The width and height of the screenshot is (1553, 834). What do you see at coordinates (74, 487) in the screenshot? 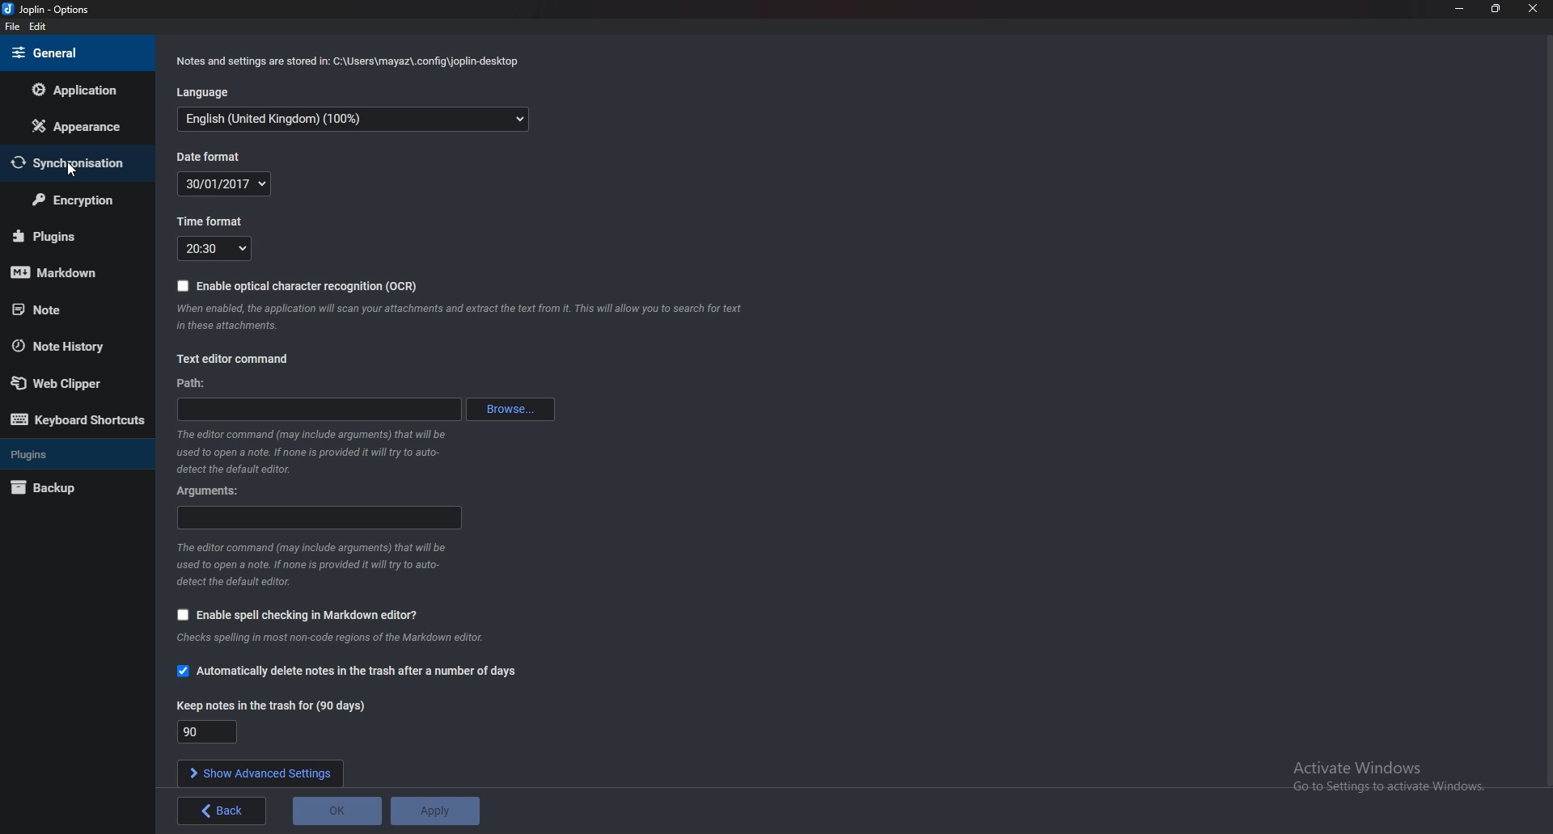
I see `Backup` at bounding box center [74, 487].